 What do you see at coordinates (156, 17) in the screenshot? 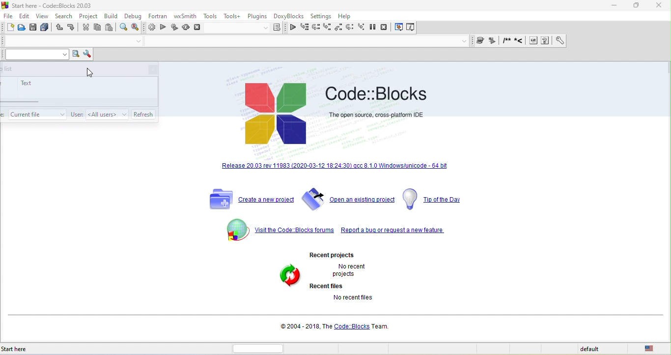
I see `fortan` at bounding box center [156, 17].